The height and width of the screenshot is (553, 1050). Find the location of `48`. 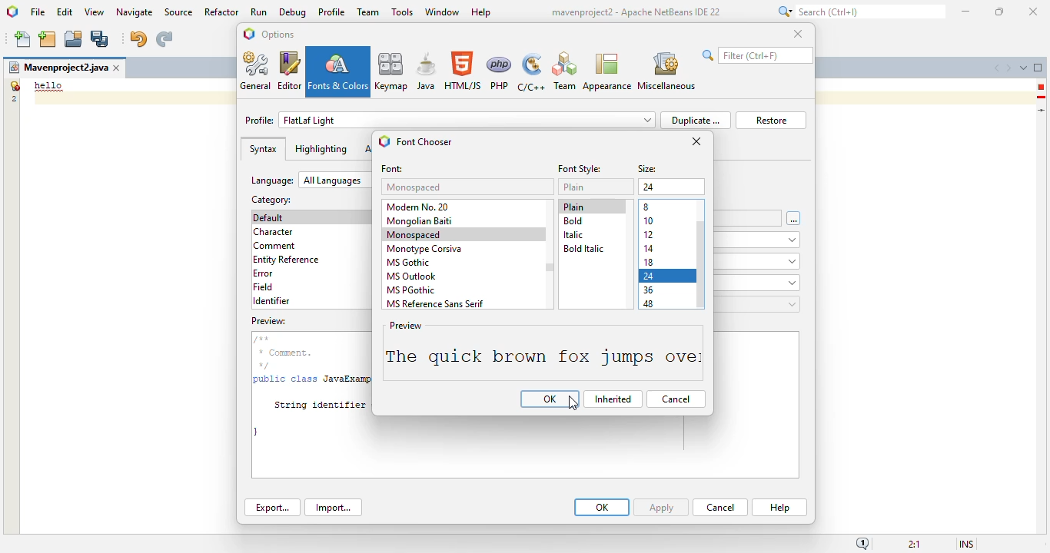

48 is located at coordinates (649, 305).